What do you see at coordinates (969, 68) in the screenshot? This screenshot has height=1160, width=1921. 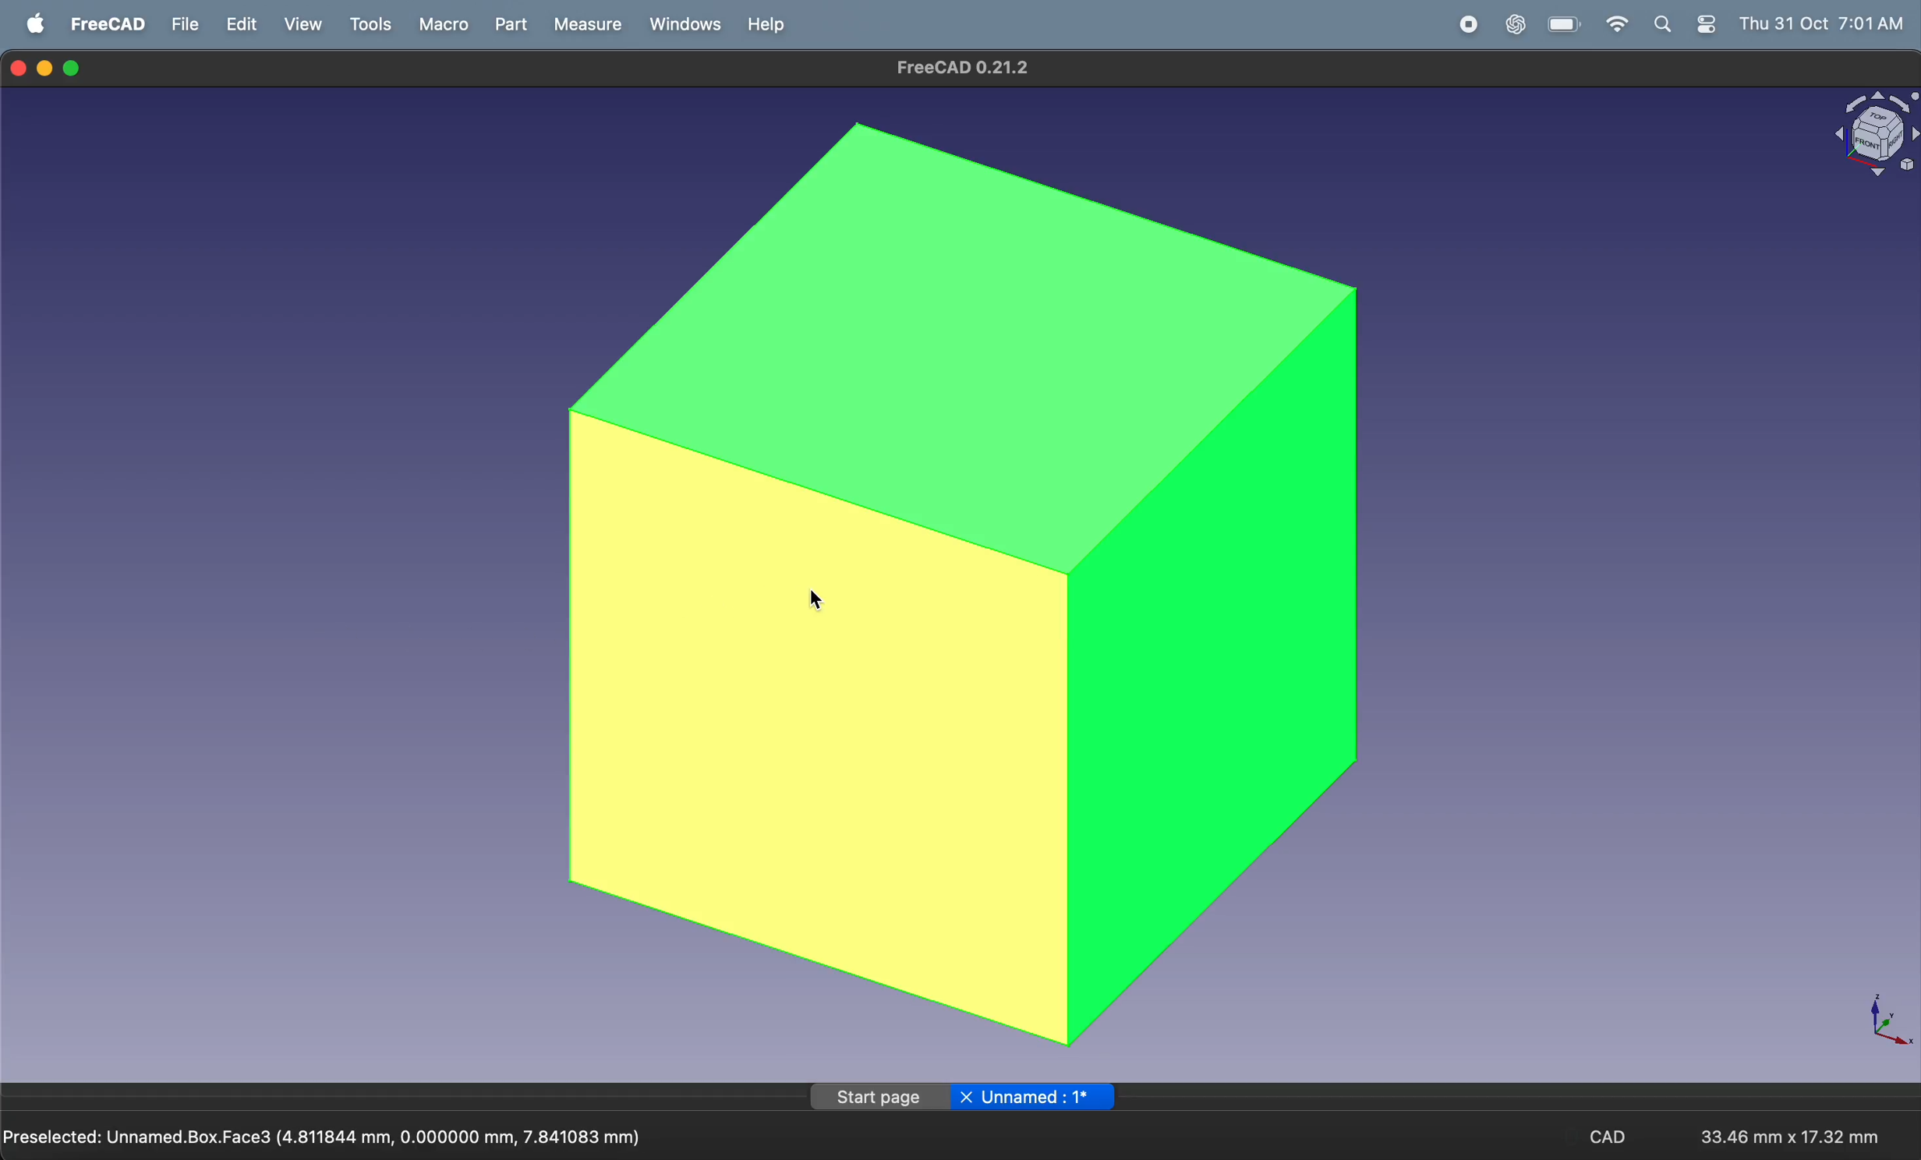 I see `free cad title` at bounding box center [969, 68].